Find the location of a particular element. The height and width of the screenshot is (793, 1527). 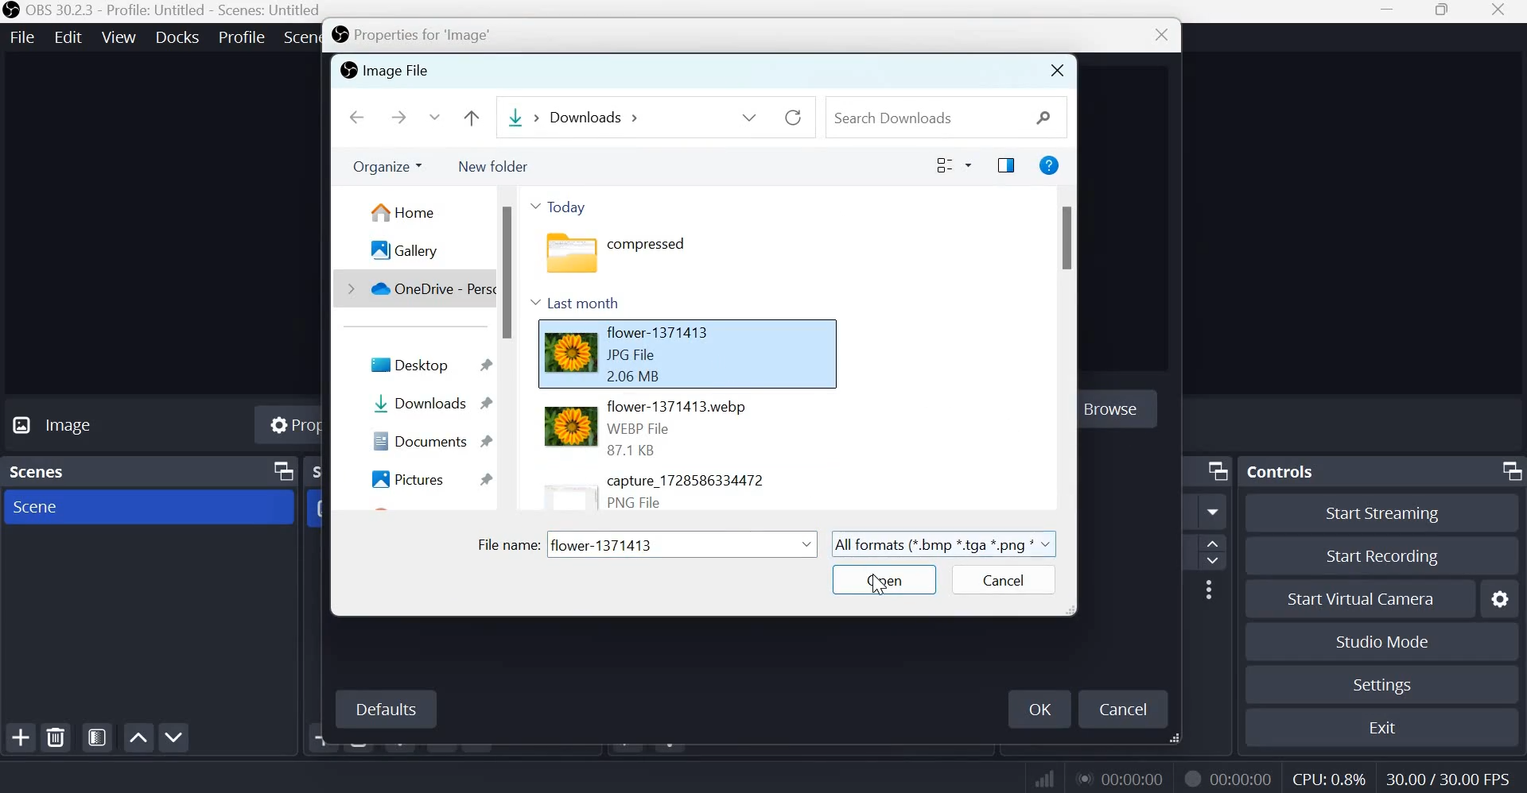

Back to home is located at coordinates (356, 117).